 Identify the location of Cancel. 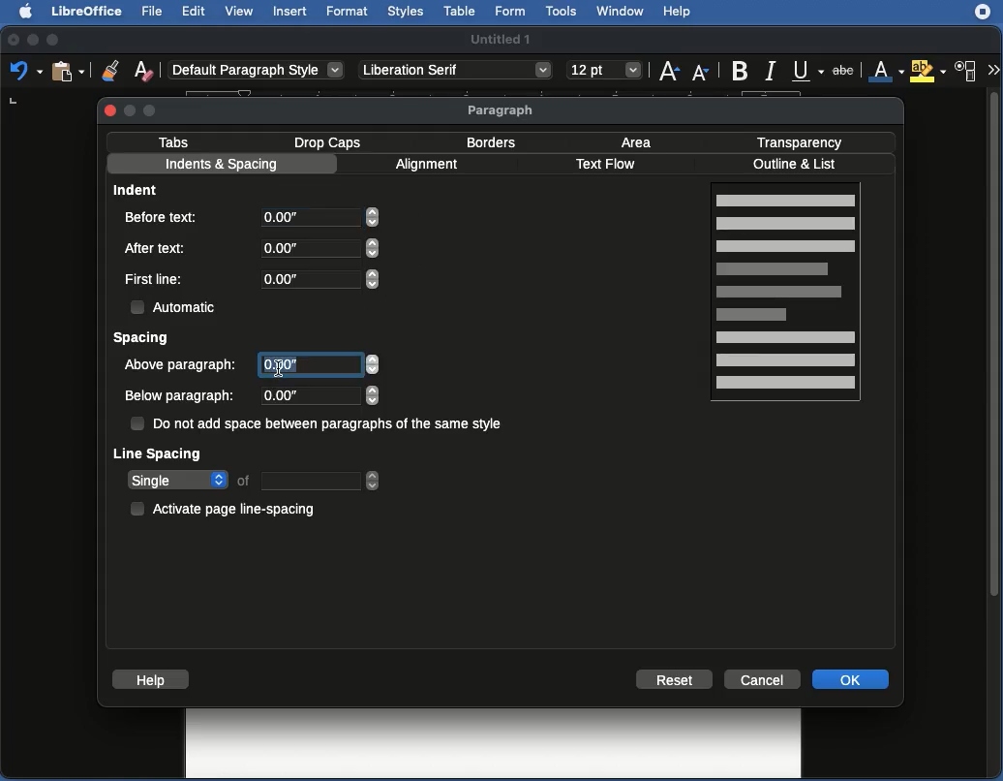
(764, 678).